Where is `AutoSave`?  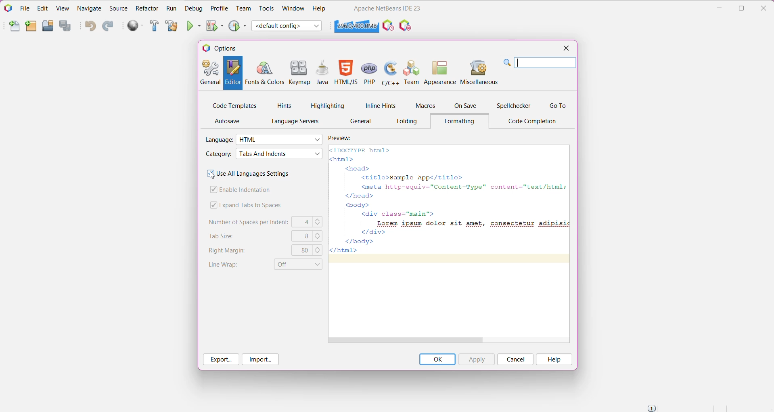 AutoSave is located at coordinates (229, 121).